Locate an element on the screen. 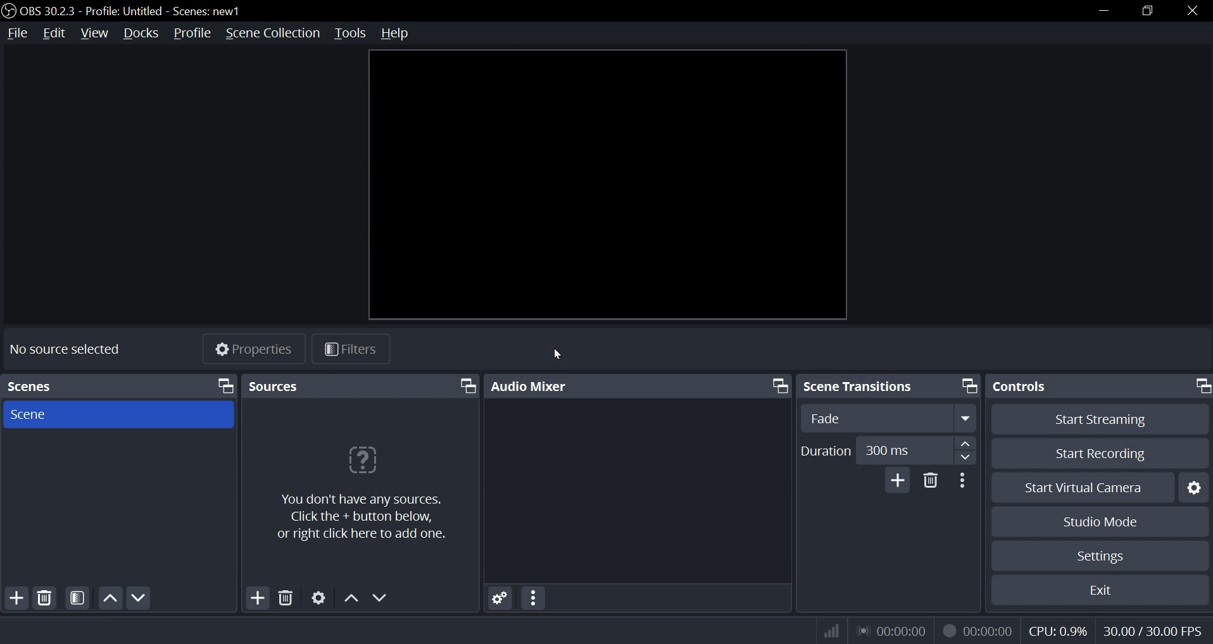 This screenshot has width=1213, height=644. Scenes is located at coordinates (42, 383).